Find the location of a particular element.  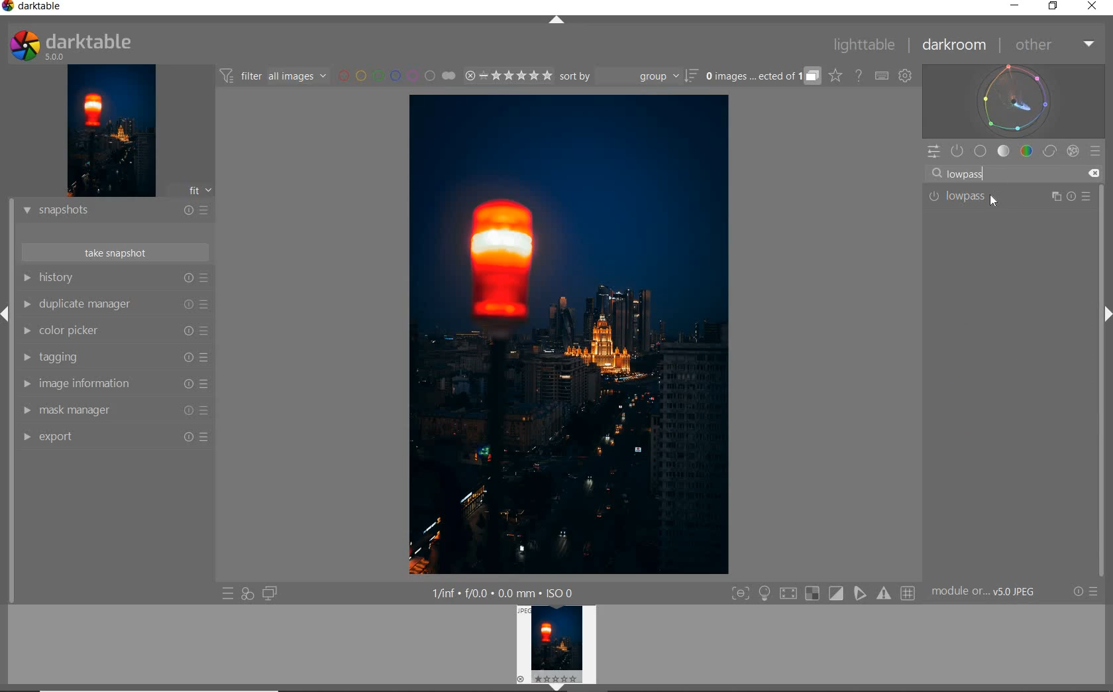

OTHER is located at coordinates (1054, 45).